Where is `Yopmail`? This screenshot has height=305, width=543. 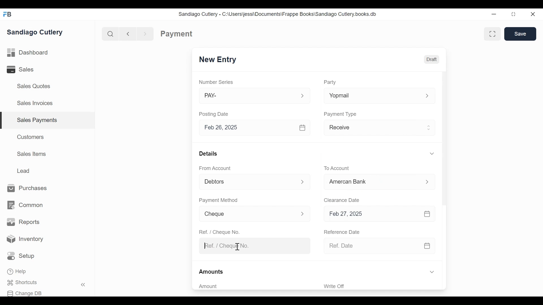 Yopmail is located at coordinates (370, 96).